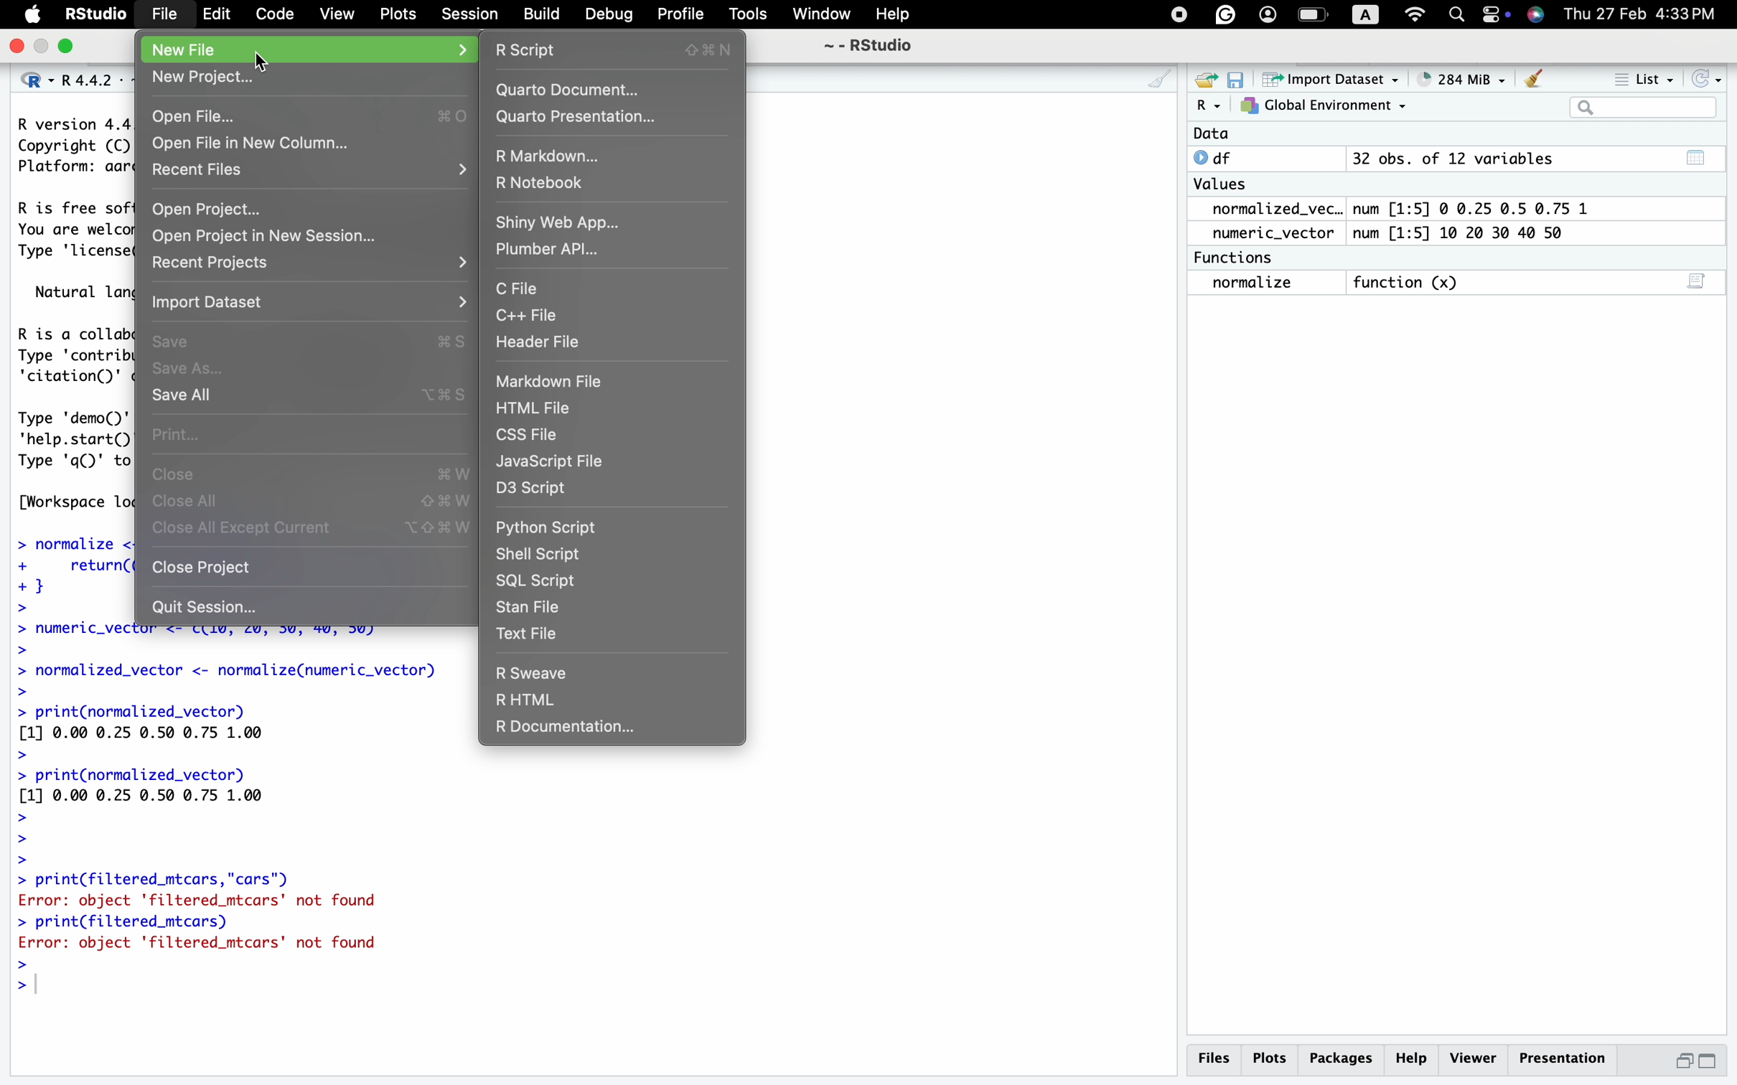 The height and width of the screenshot is (1085, 1737). What do you see at coordinates (1646, 78) in the screenshot?
I see `List ` at bounding box center [1646, 78].